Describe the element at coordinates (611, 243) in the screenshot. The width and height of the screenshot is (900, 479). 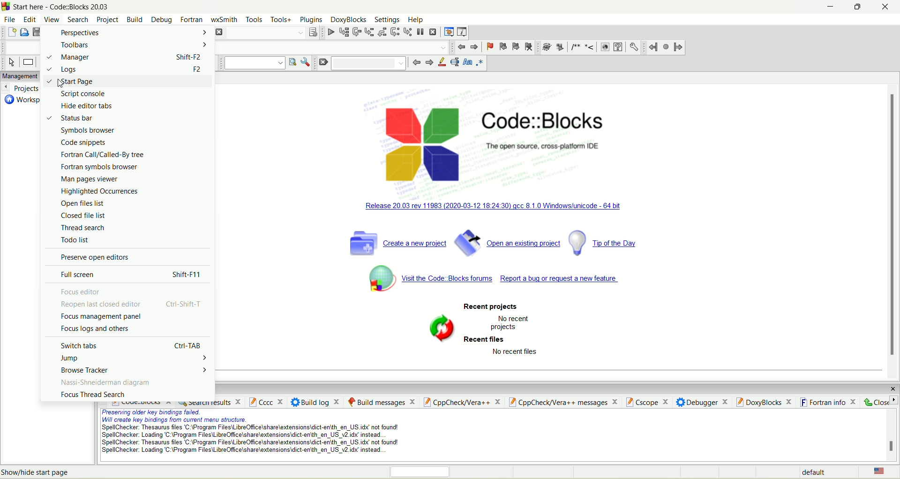
I see `tip of the day` at that location.